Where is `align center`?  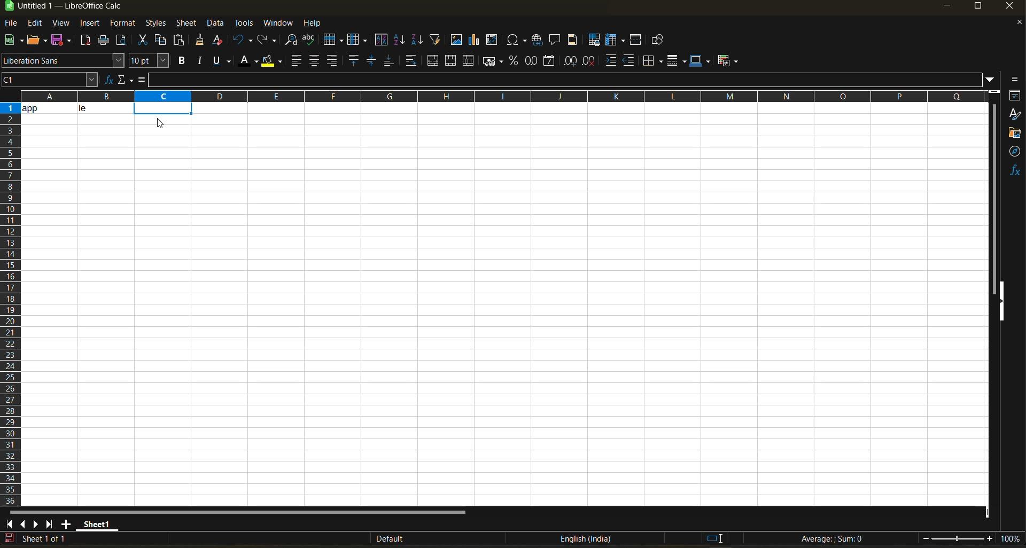
align center is located at coordinates (314, 60).